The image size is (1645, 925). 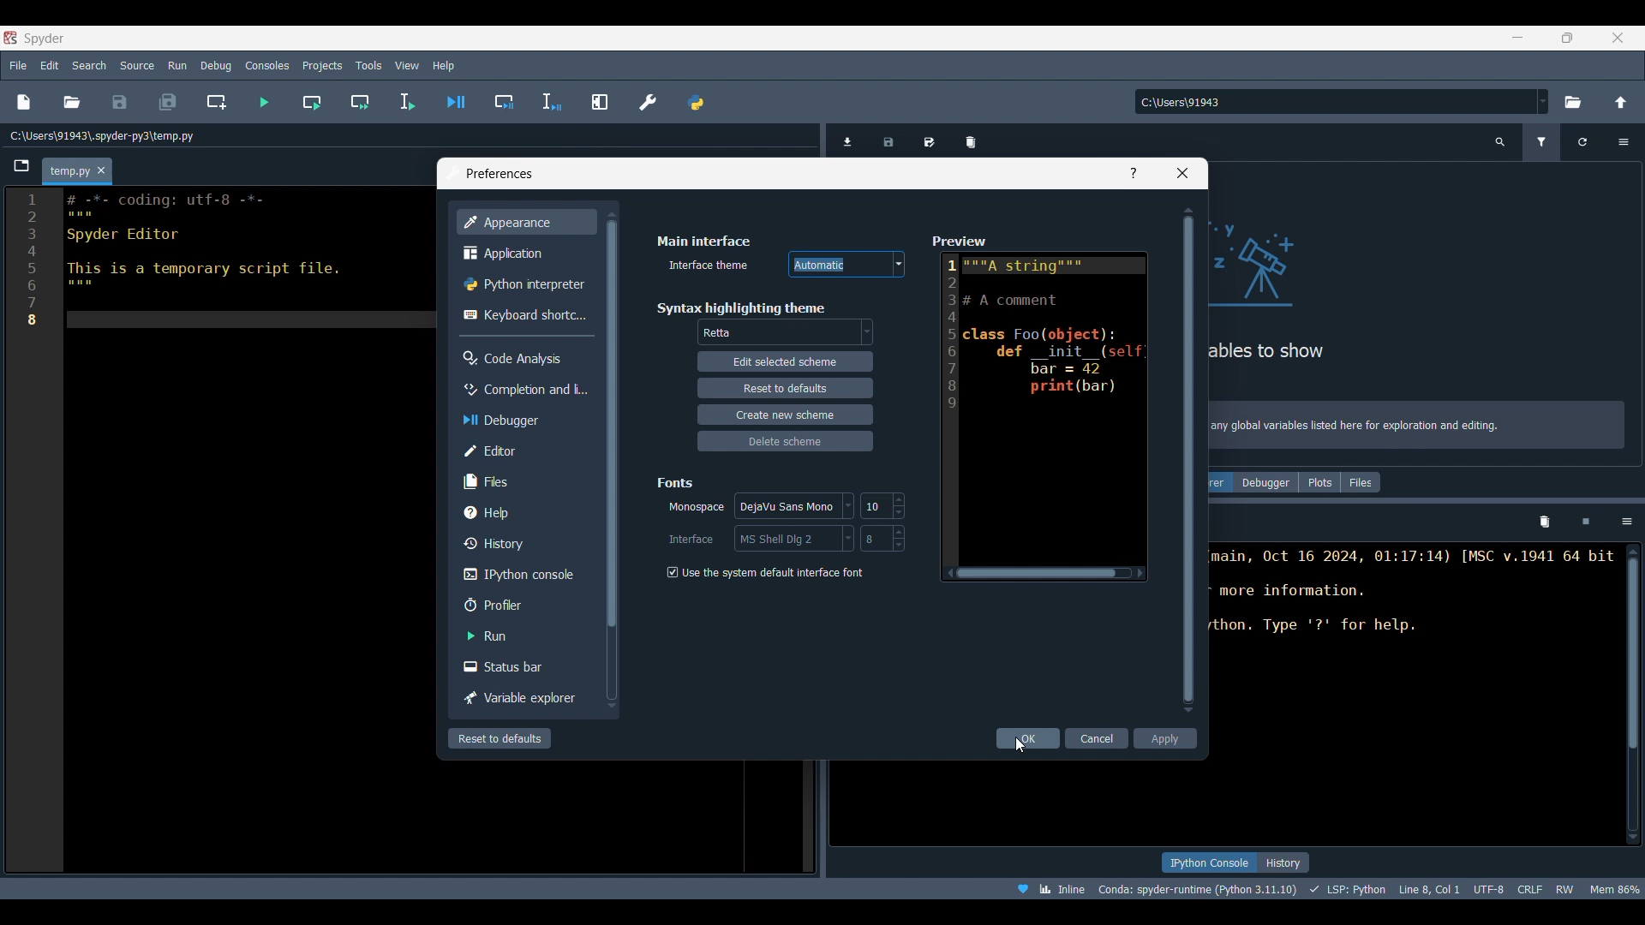 I want to click on Consoles menu, so click(x=267, y=64).